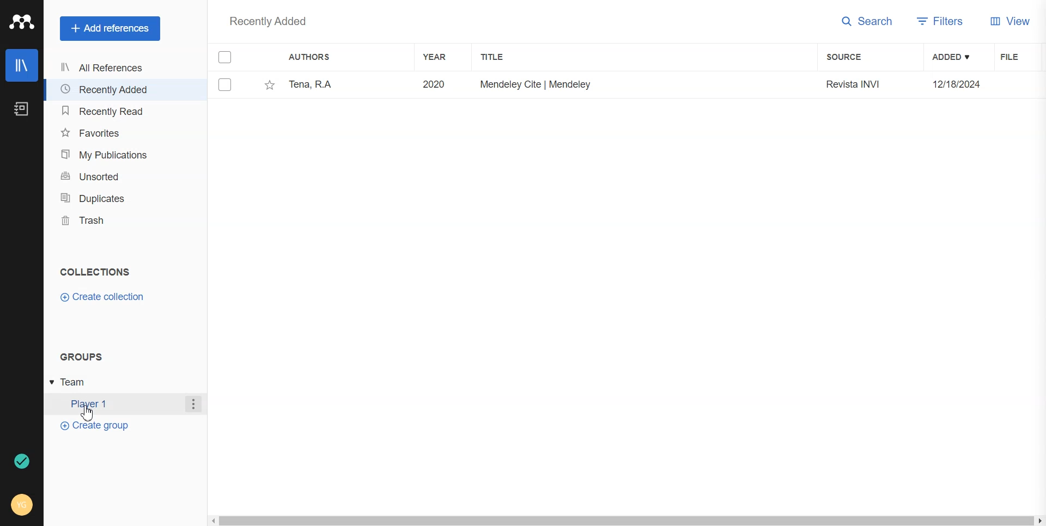 This screenshot has width=1046, height=526. What do you see at coordinates (104, 297) in the screenshot?
I see `Create collection` at bounding box center [104, 297].